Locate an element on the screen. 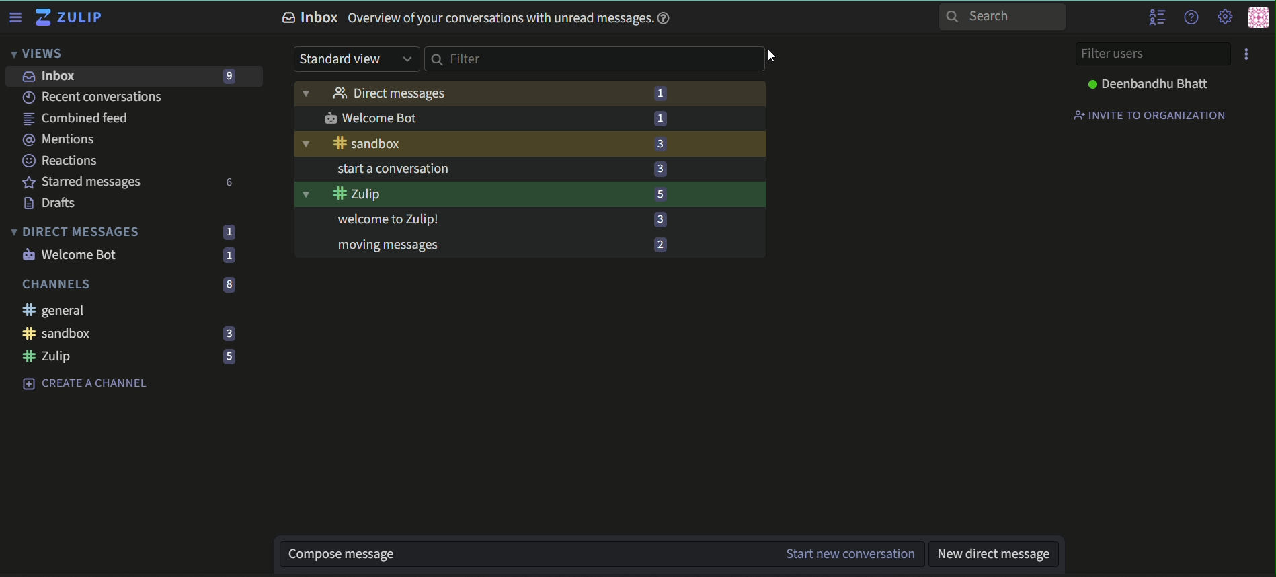 This screenshot has height=577, width=1276. Numbers is located at coordinates (225, 310).